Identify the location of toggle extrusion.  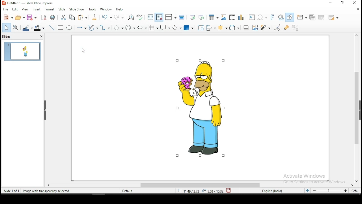
(296, 28).